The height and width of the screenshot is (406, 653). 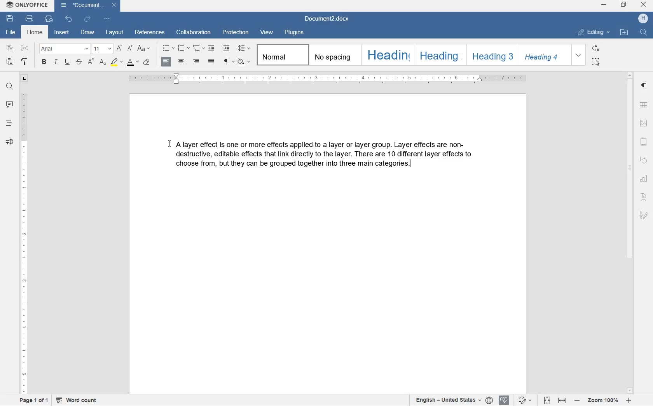 What do you see at coordinates (26, 5) in the screenshot?
I see `system name` at bounding box center [26, 5].